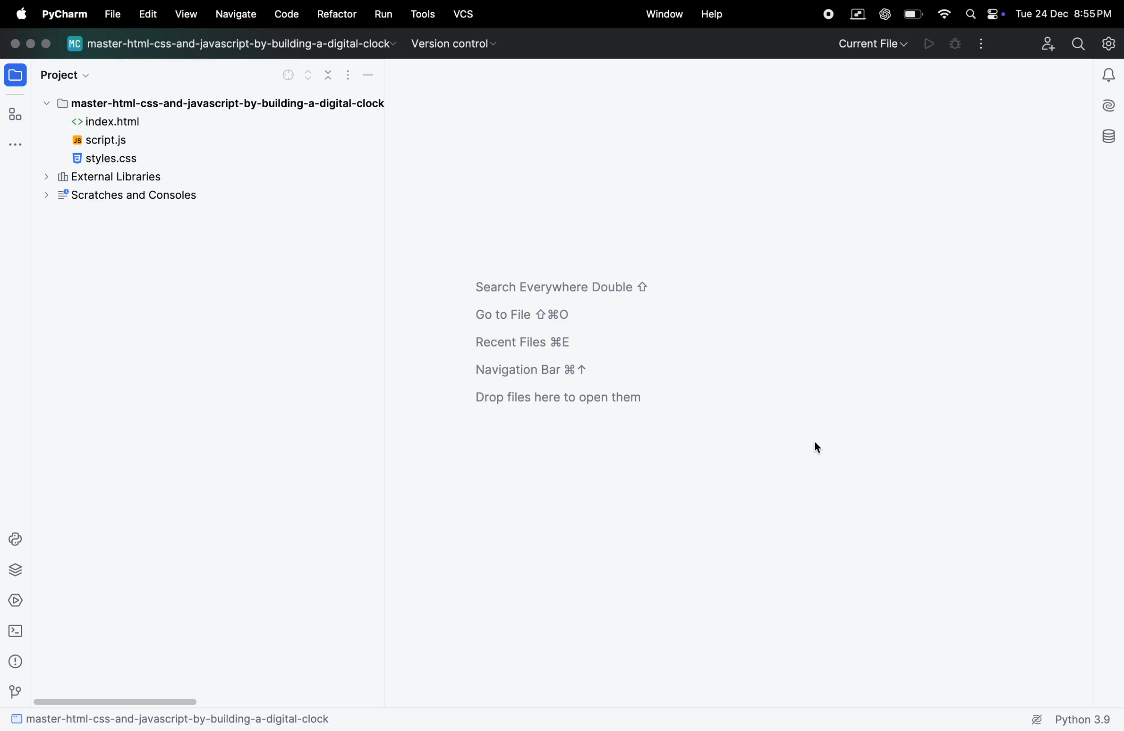 Image resolution: width=1124 pixels, height=731 pixels. Describe the element at coordinates (348, 77) in the screenshot. I see `options` at that location.